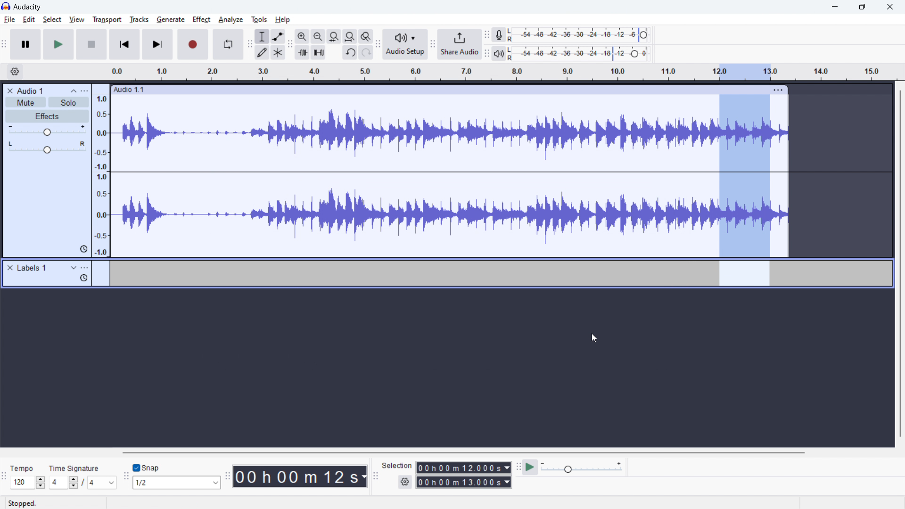  What do you see at coordinates (124, 44) in the screenshot?
I see `skip to start` at bounding box center [124, 44].